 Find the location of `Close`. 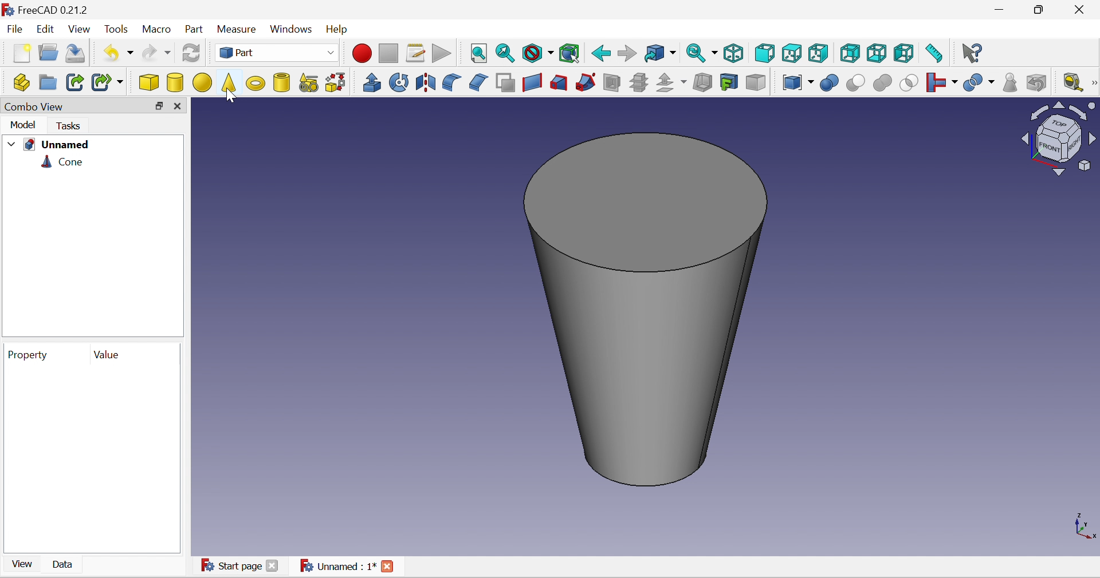

Close is located at coordinates (178, 106).